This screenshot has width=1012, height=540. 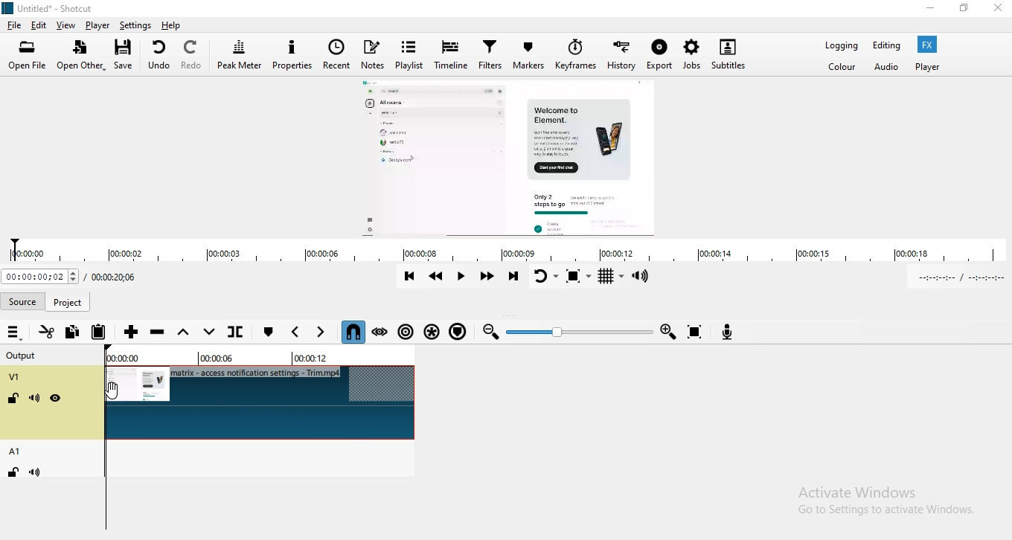 I want to click on View, so click(x=65, y=26).